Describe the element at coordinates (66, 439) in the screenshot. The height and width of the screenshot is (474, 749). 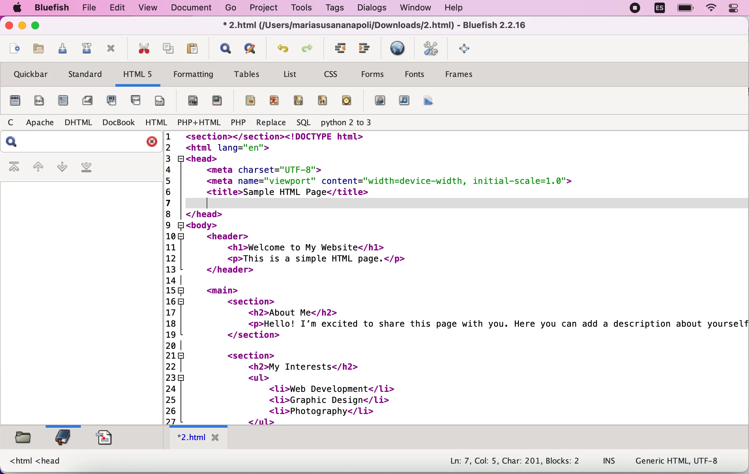
I see `bookmarks` at that location.